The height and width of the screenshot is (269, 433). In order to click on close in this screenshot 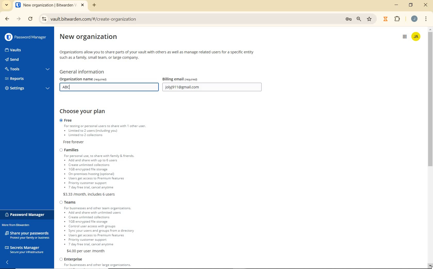, I will do `click(426, 5)`.